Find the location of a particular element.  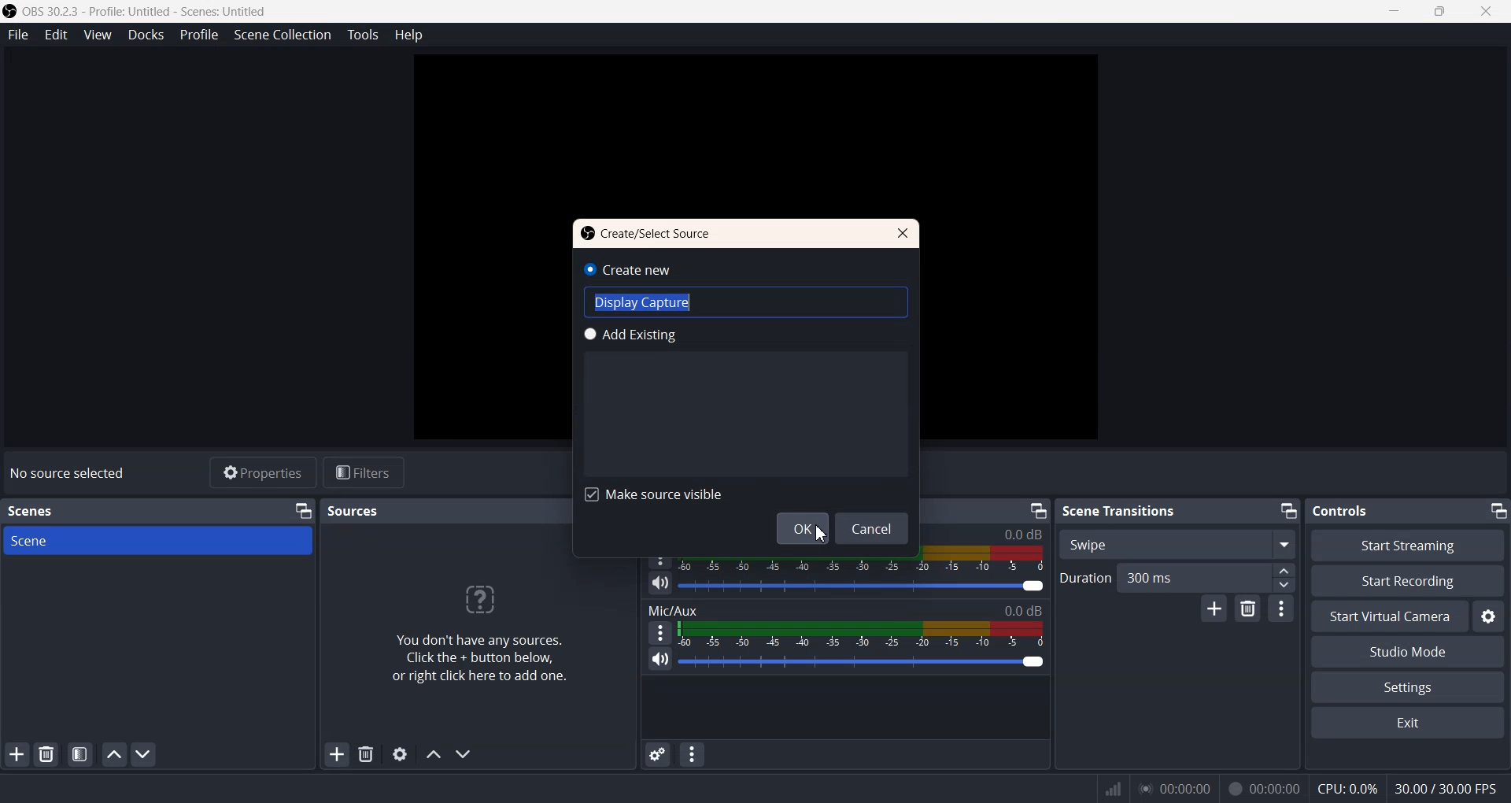

Make Sources Visible is located at coordinates (654, 494).